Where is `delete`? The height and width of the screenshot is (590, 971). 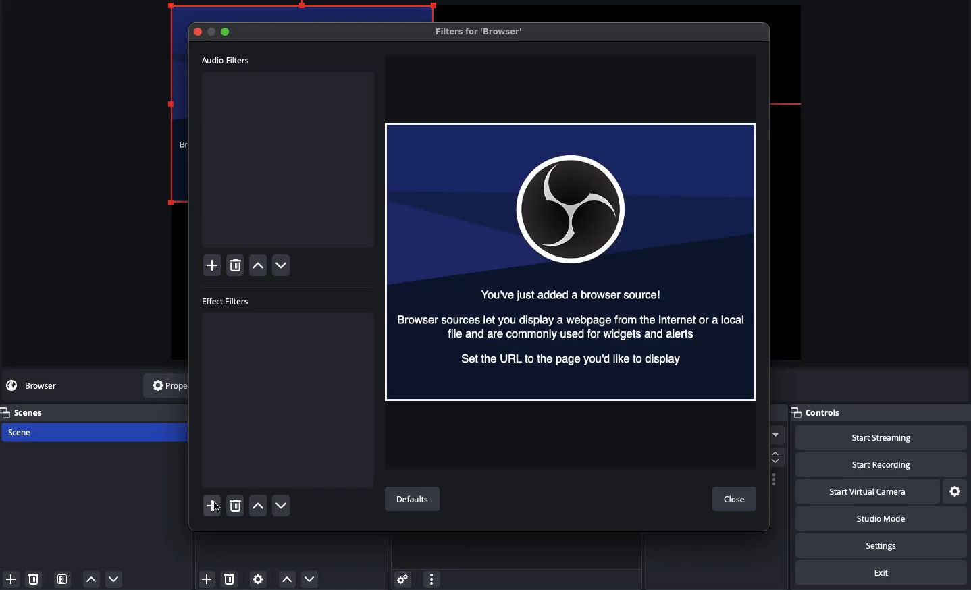
delete is located at coordinates (234, 266).